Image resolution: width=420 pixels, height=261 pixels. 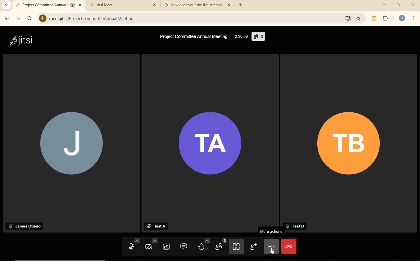 What do you see at coordinates (6, 19) in the screenshot?
I see `BACK` at bounding box center [6, 19].